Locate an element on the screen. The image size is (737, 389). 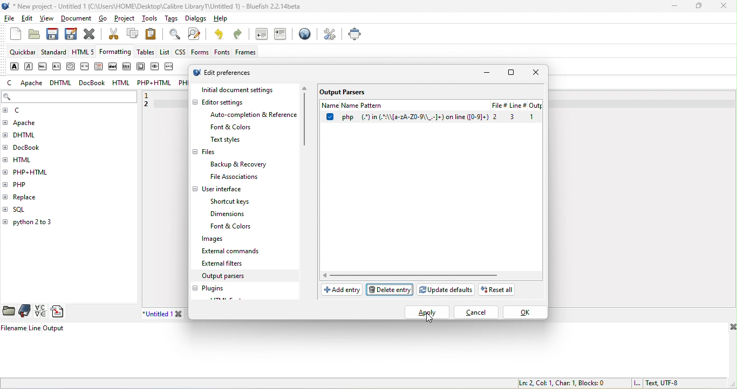
bookmarks is located at coordinates (25, 311).